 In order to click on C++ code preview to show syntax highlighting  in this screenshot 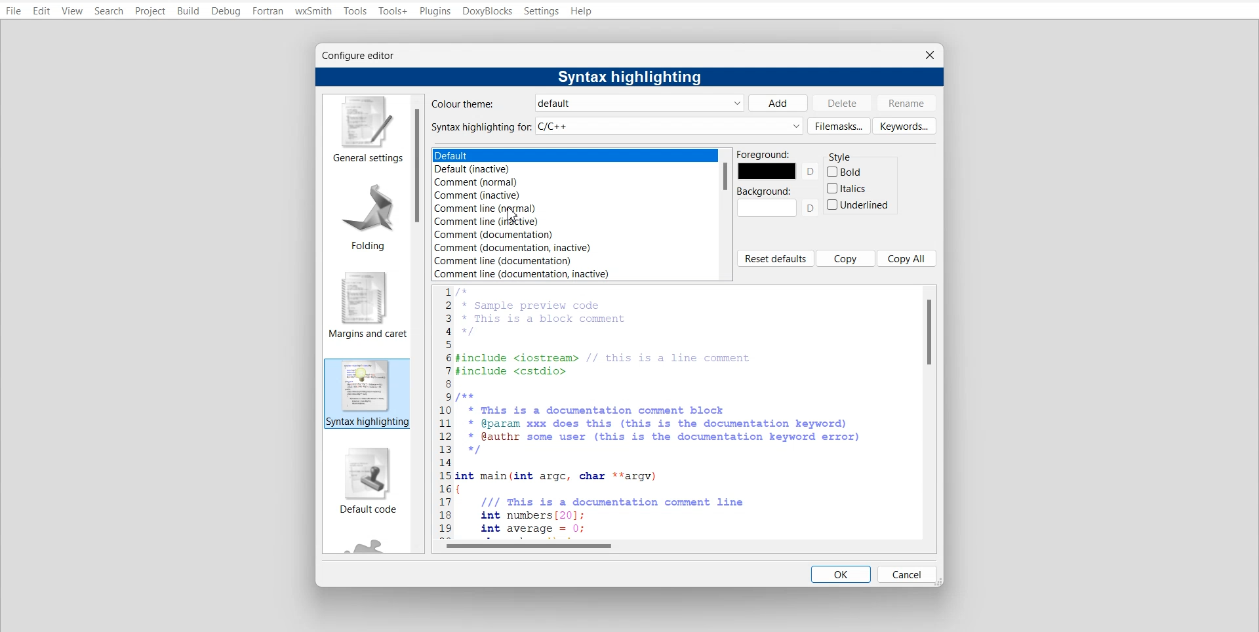, I will do `click(674, 412)`.